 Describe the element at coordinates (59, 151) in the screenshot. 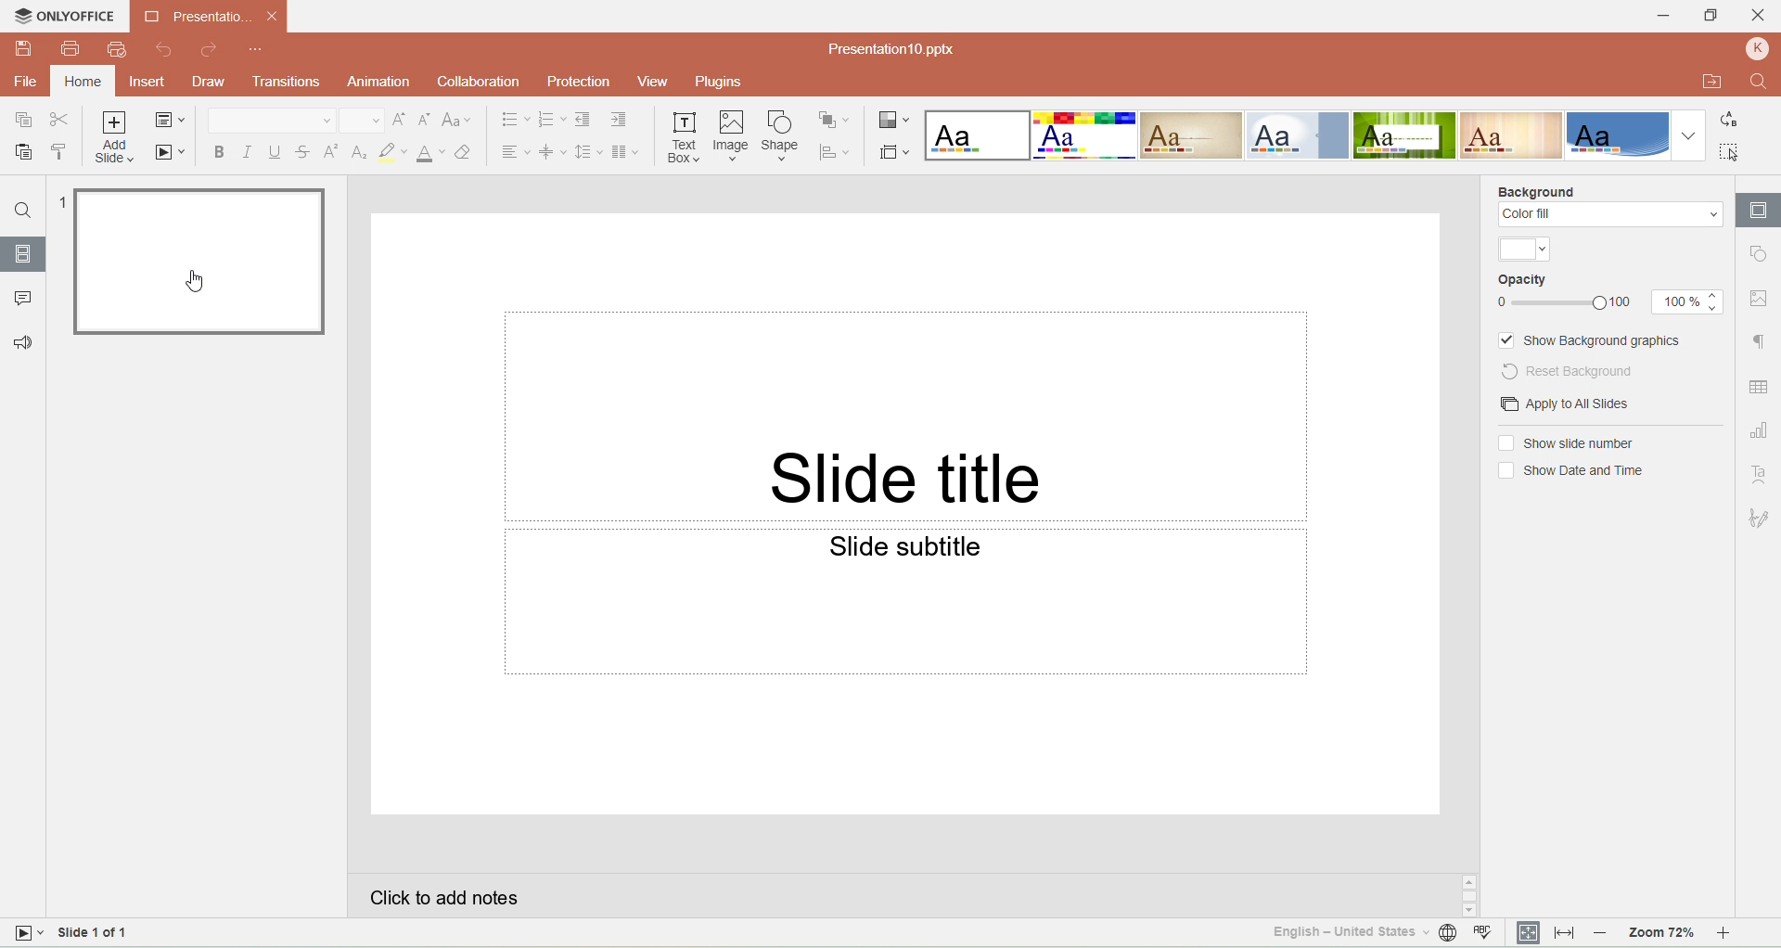

I see `Copy style` at that location.